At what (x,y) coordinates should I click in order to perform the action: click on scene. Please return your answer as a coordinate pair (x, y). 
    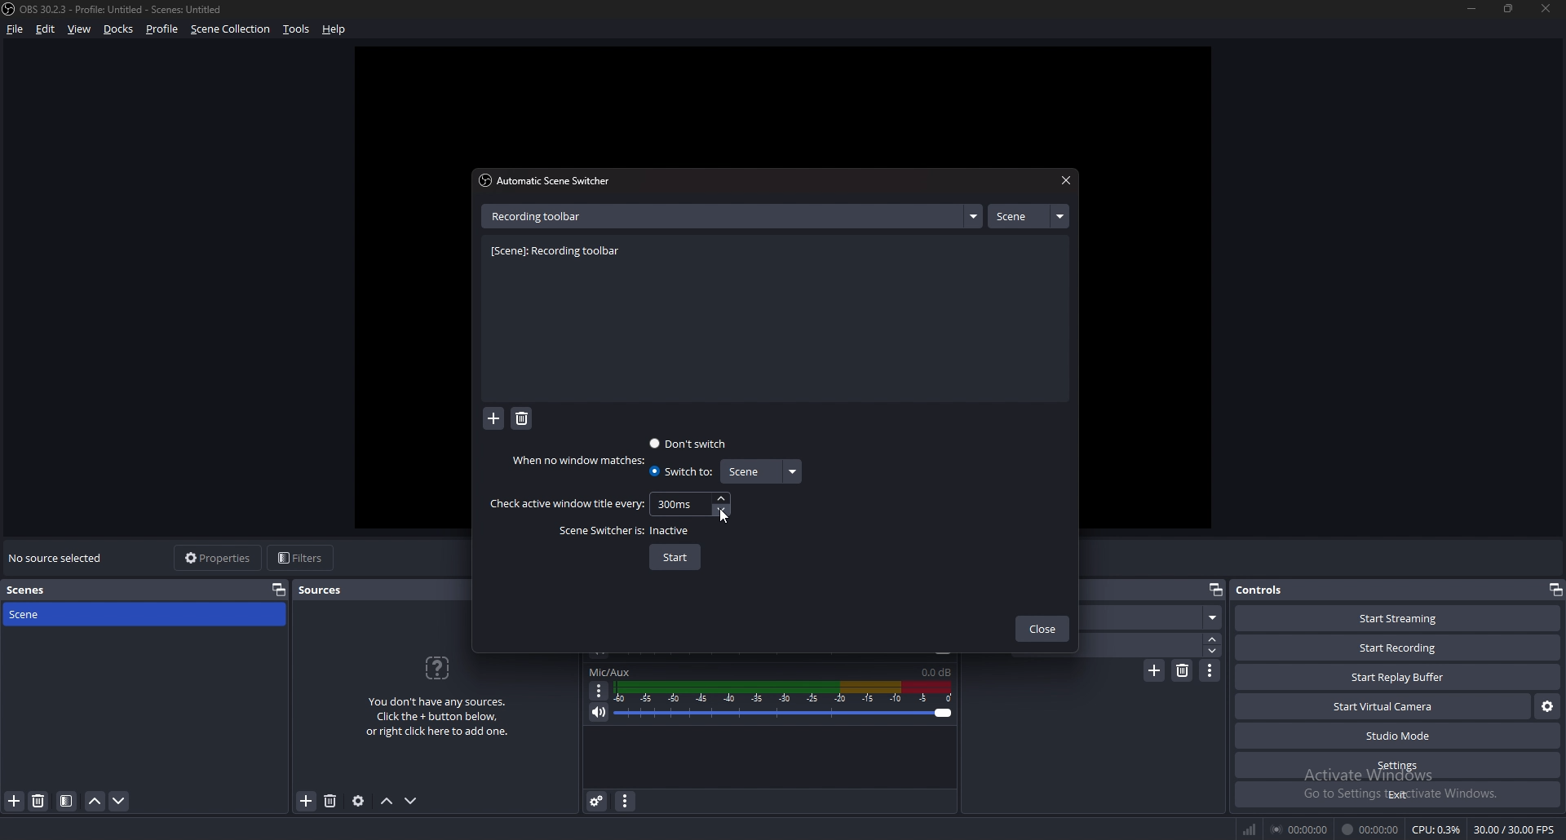
    Looking at the image, I should click on (1028, 216).